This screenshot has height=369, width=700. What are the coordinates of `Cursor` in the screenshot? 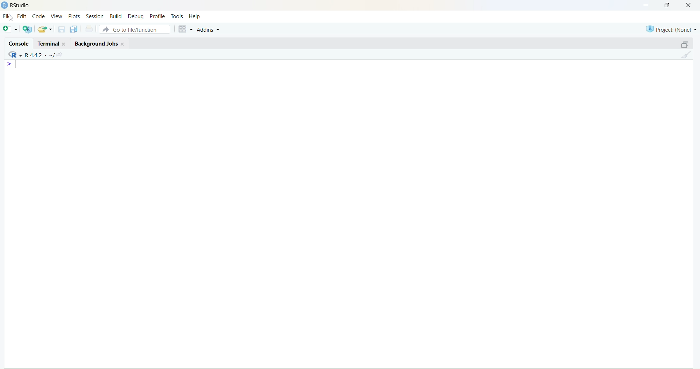 It's located at (12, 22).